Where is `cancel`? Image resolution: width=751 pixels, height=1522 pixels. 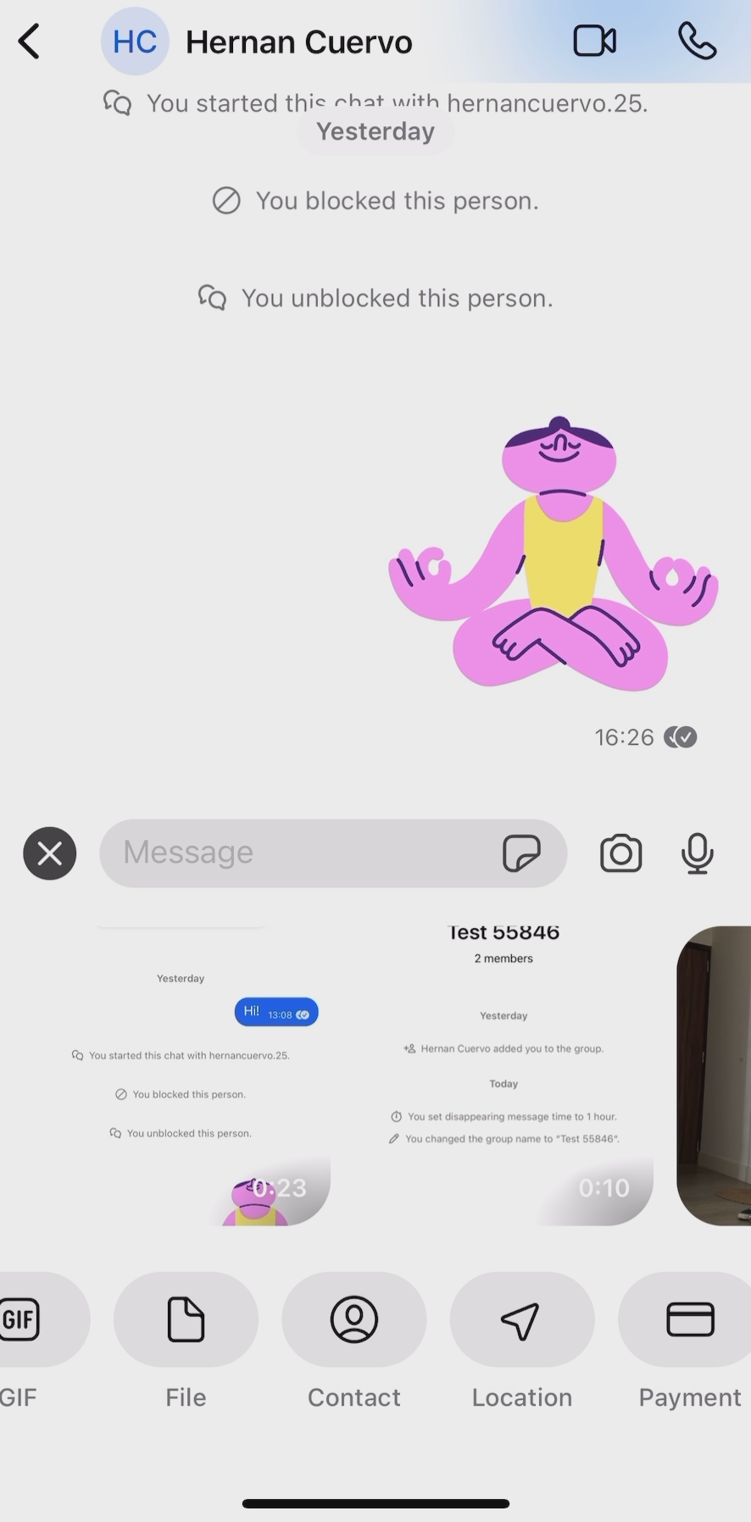 cancel is located at coordinates (49, 850).